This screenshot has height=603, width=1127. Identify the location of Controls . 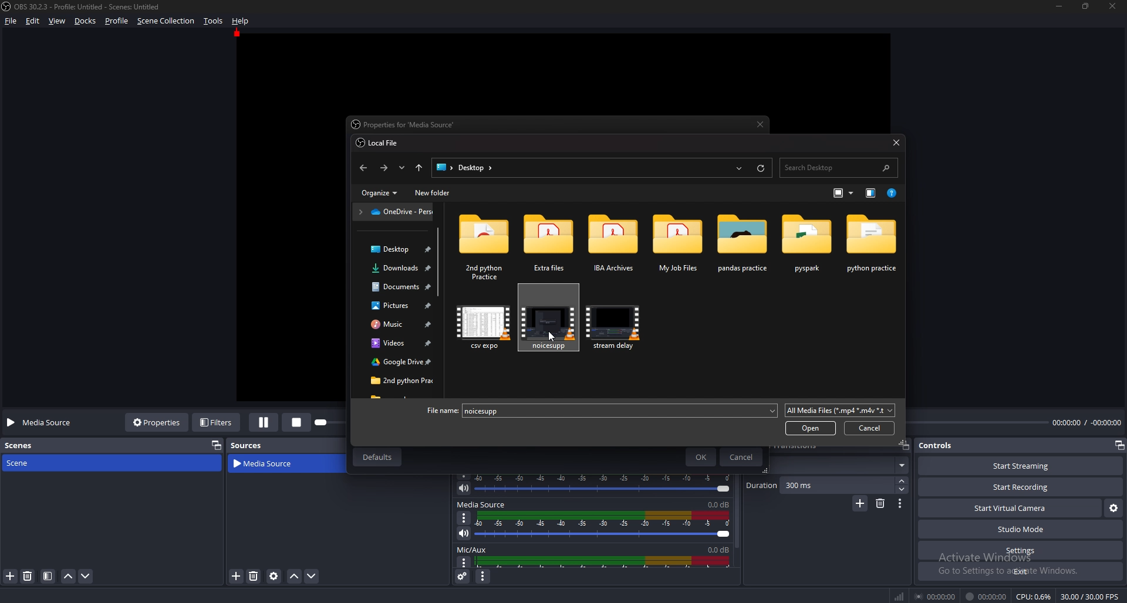
(937, 445).